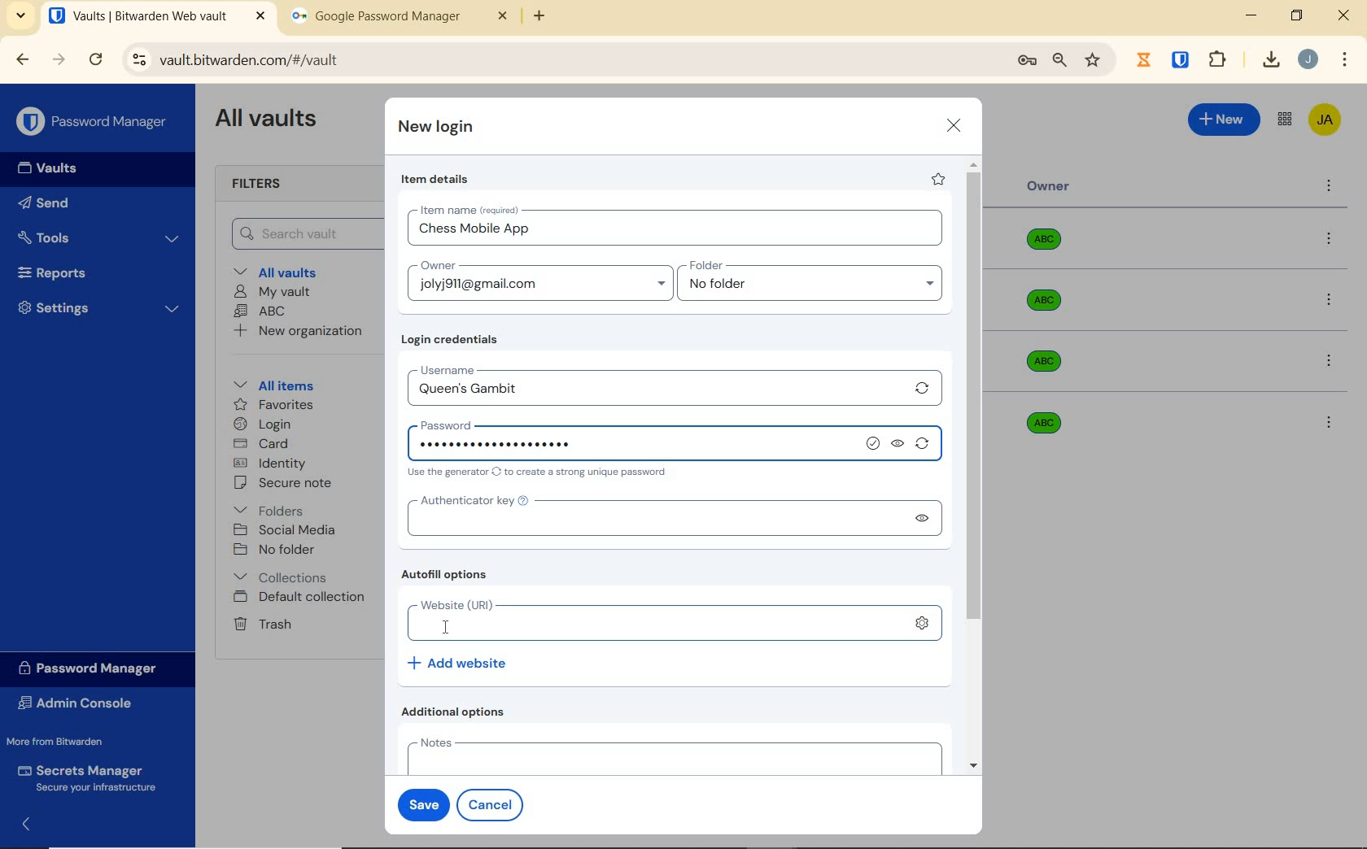 The height and width of the screenshot is (849, 1367). Describe the element at coordinates (288, 483) in the screenshot. I see `secure note` at that location.